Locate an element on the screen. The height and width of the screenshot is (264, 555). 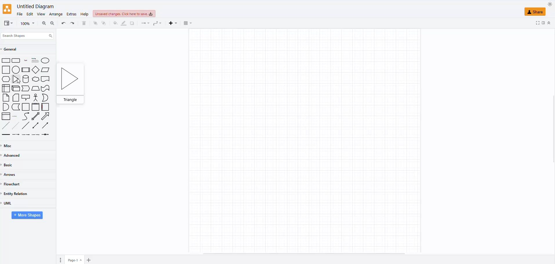
file name is located at coordinates (34, 6).